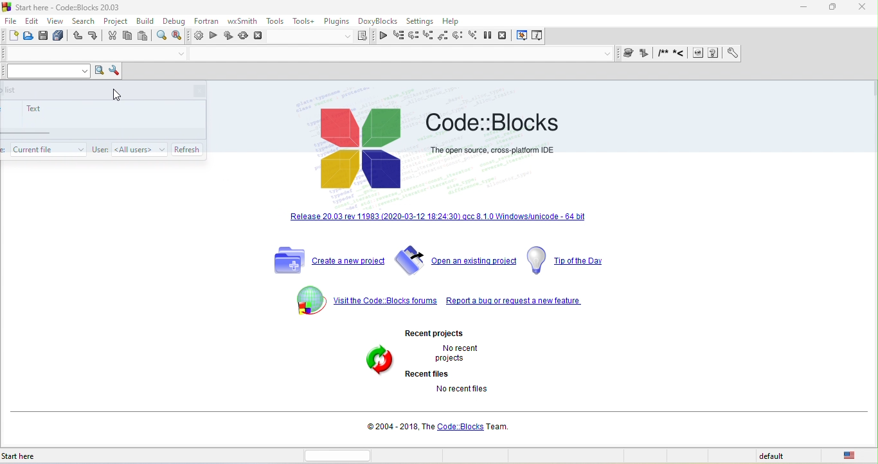 This screenshot has height=464, width=878. I want to click on recent project and recent files, so click(379, 371).